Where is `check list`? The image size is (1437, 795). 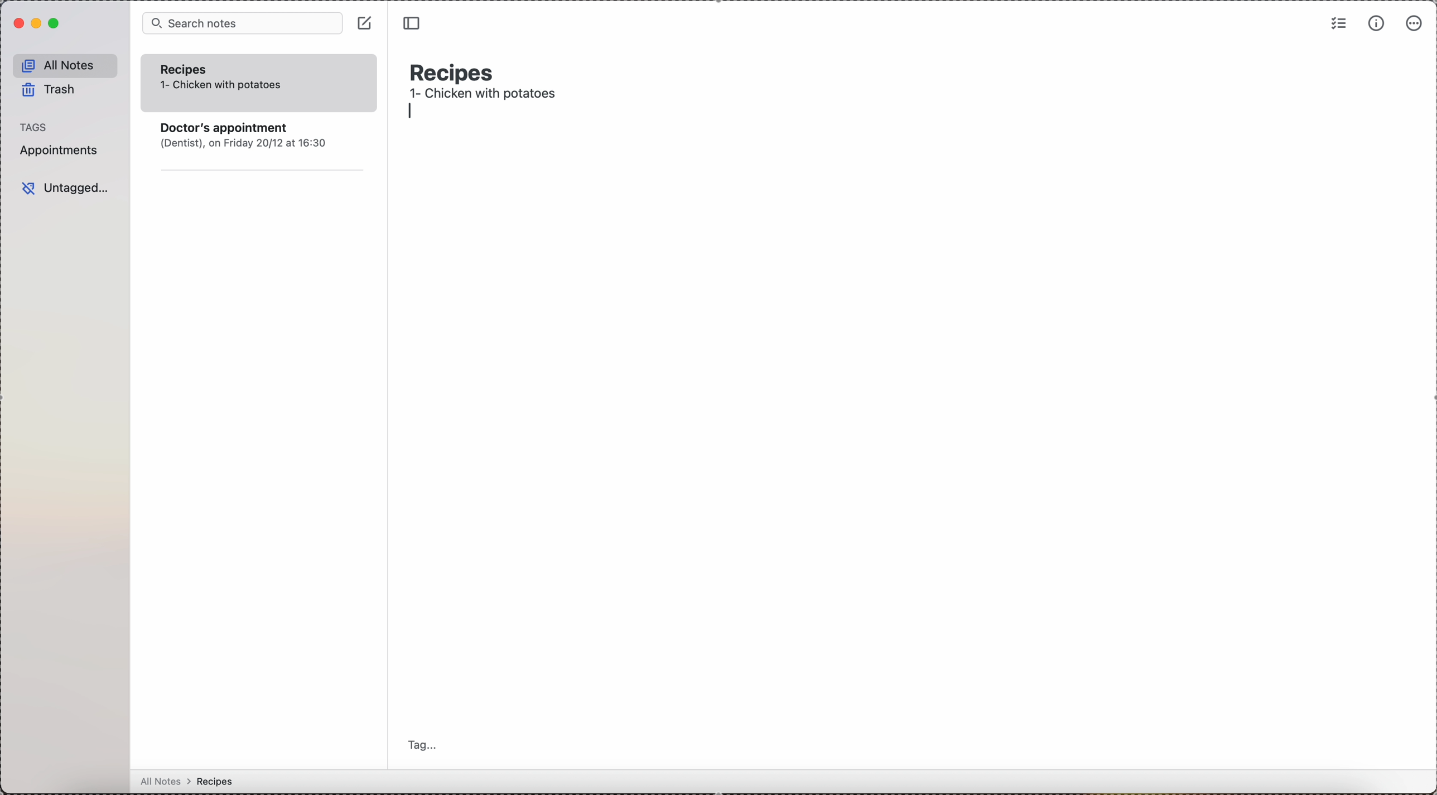 check list is located at coordinates (1337, 24).